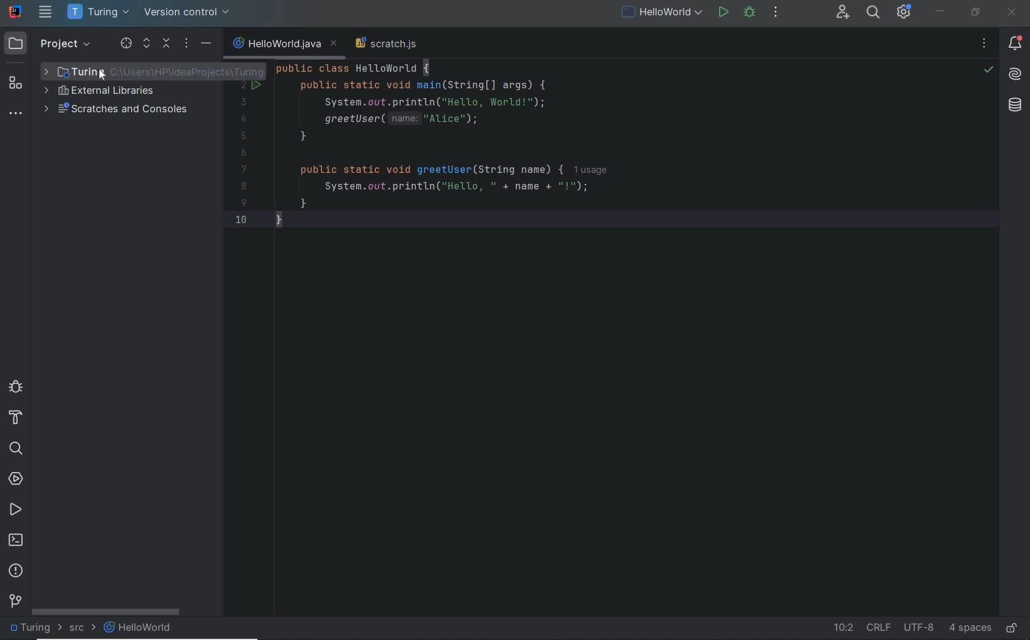 This screenshot has height=640, width=1030. What do you see at coordinates (18, 448) in the screenshot?
I see `search` at bounding box center [18, 448].